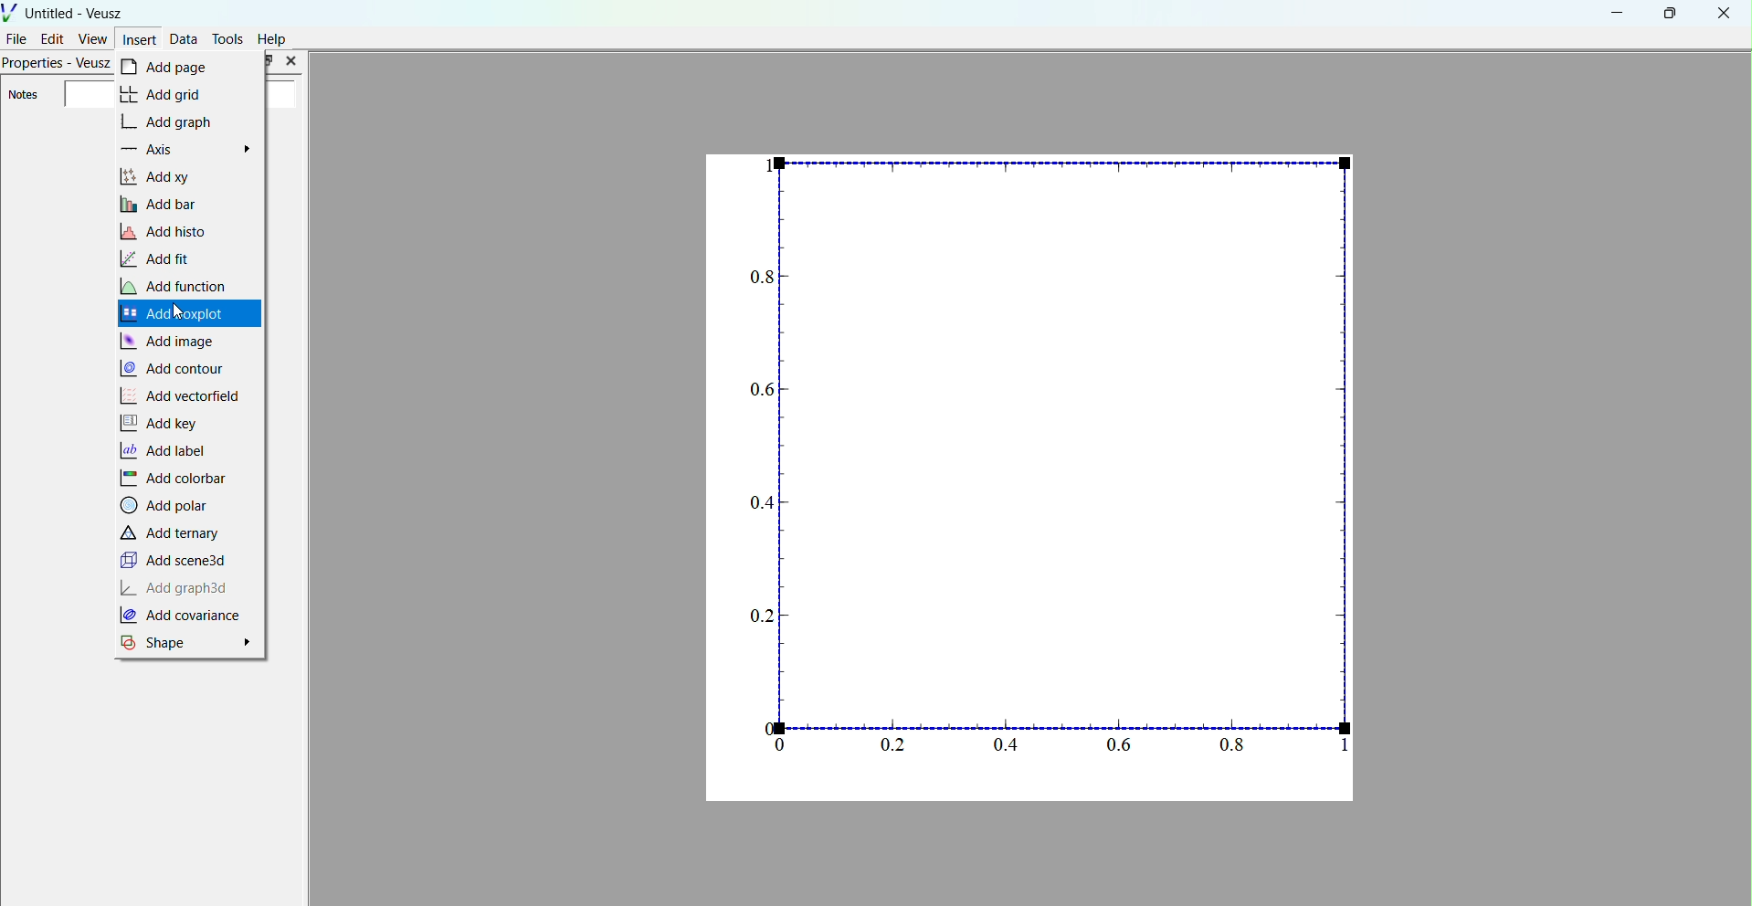 Image resolution: width=1752 pixels, height=906 pixels. What do you see at coordinates (167, 177) in the screenshot?
I see `Add xy` at bounding box center [167, 177].